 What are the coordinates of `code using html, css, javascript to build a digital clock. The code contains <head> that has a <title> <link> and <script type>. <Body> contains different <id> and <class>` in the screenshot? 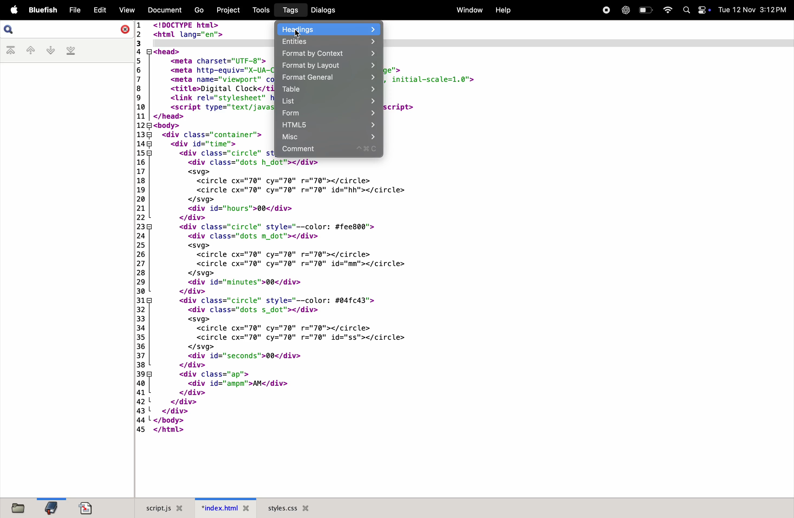 It's located at (588, 90).